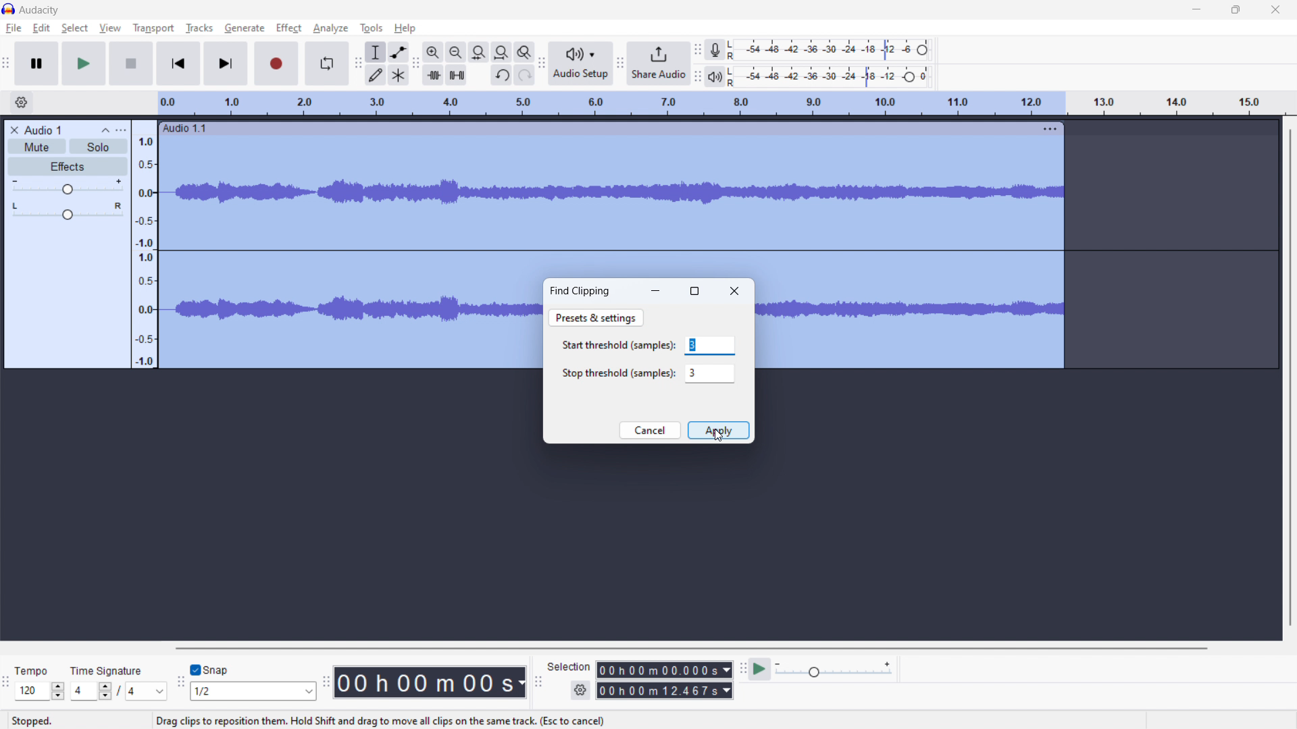 This screenshot has height=729, width=1297. What do you see at coordinates (433, 74) in the screenshot?
I see `trim audio outside selection` at bounding box center [433, 74].